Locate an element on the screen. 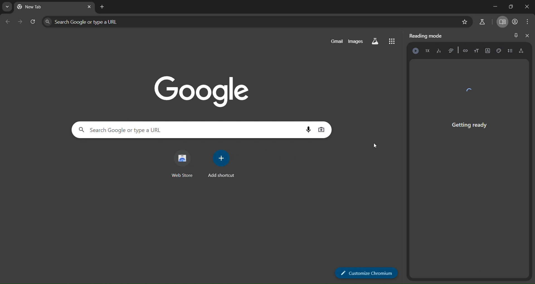 The image size is (535, 284). customize chromium is located at coordinates (363, 273).